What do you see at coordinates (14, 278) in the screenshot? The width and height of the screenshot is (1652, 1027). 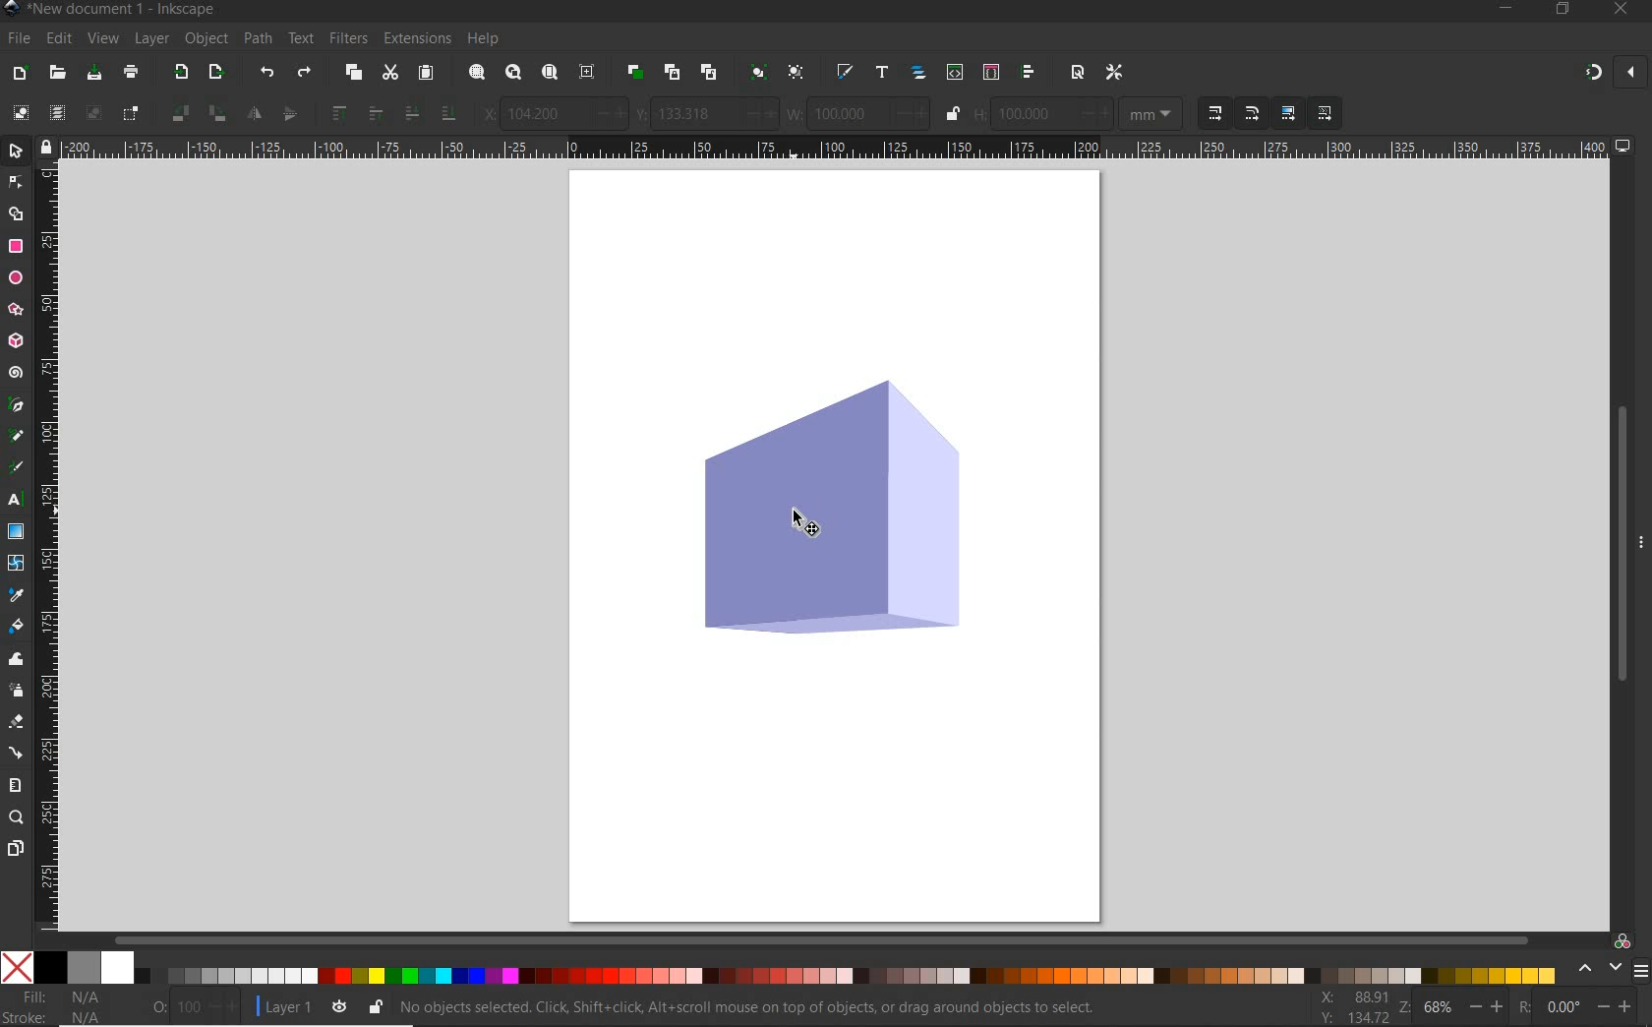 I see `ELLIPSE` at bounding box center [14, 278].